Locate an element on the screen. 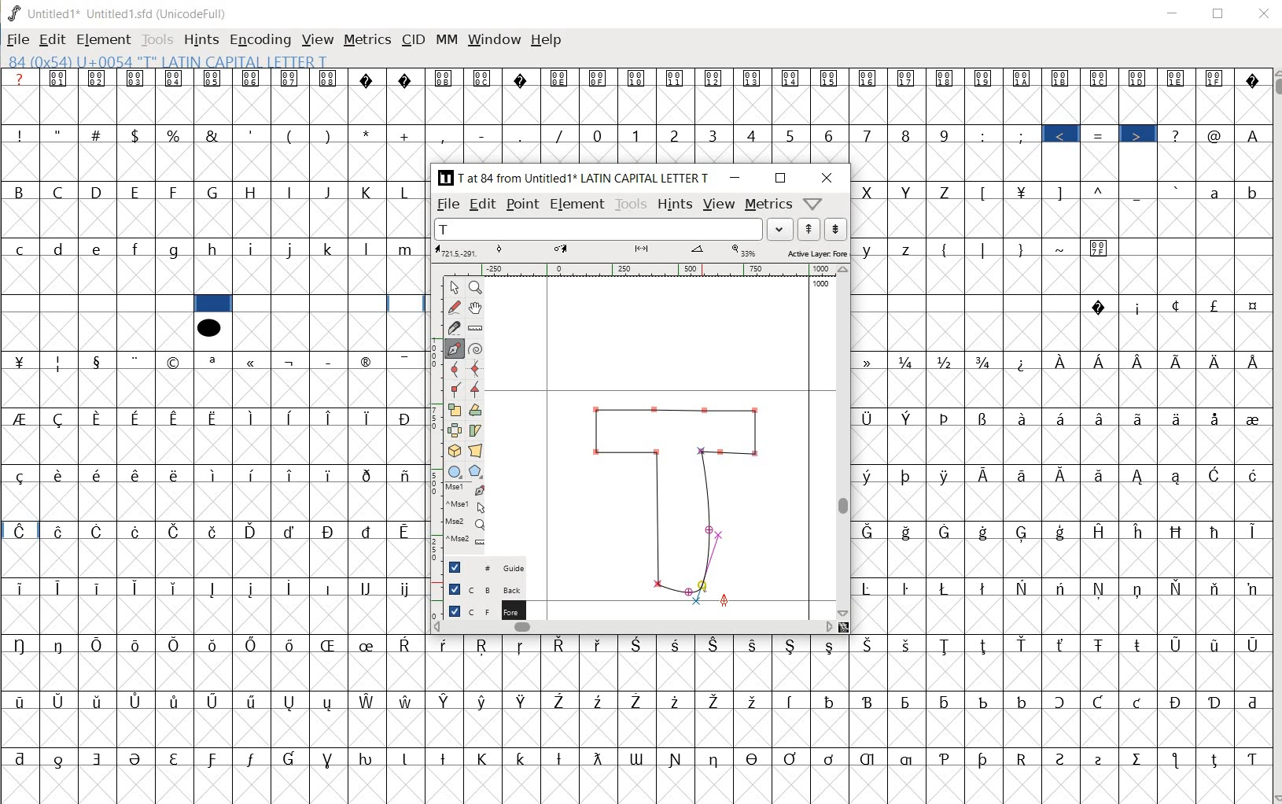 This screenshot has height=804, width=1282. Symbol is located at coordinates (253, 703).